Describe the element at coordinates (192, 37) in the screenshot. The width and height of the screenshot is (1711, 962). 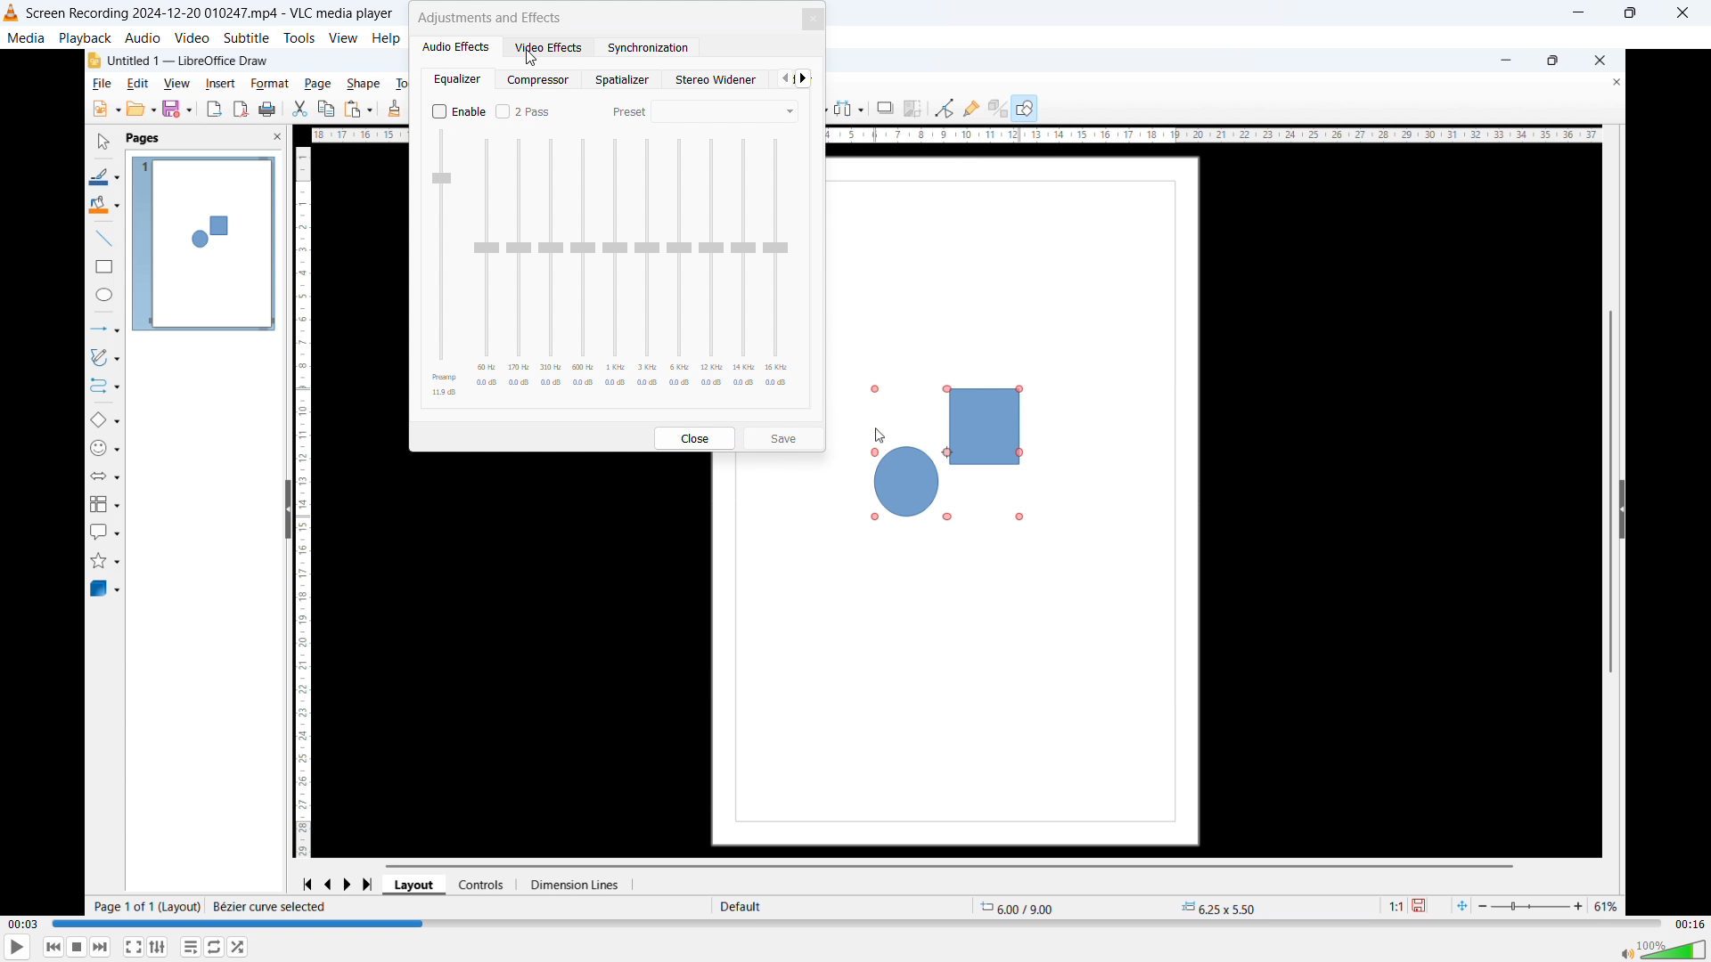
I see `video` at that location.